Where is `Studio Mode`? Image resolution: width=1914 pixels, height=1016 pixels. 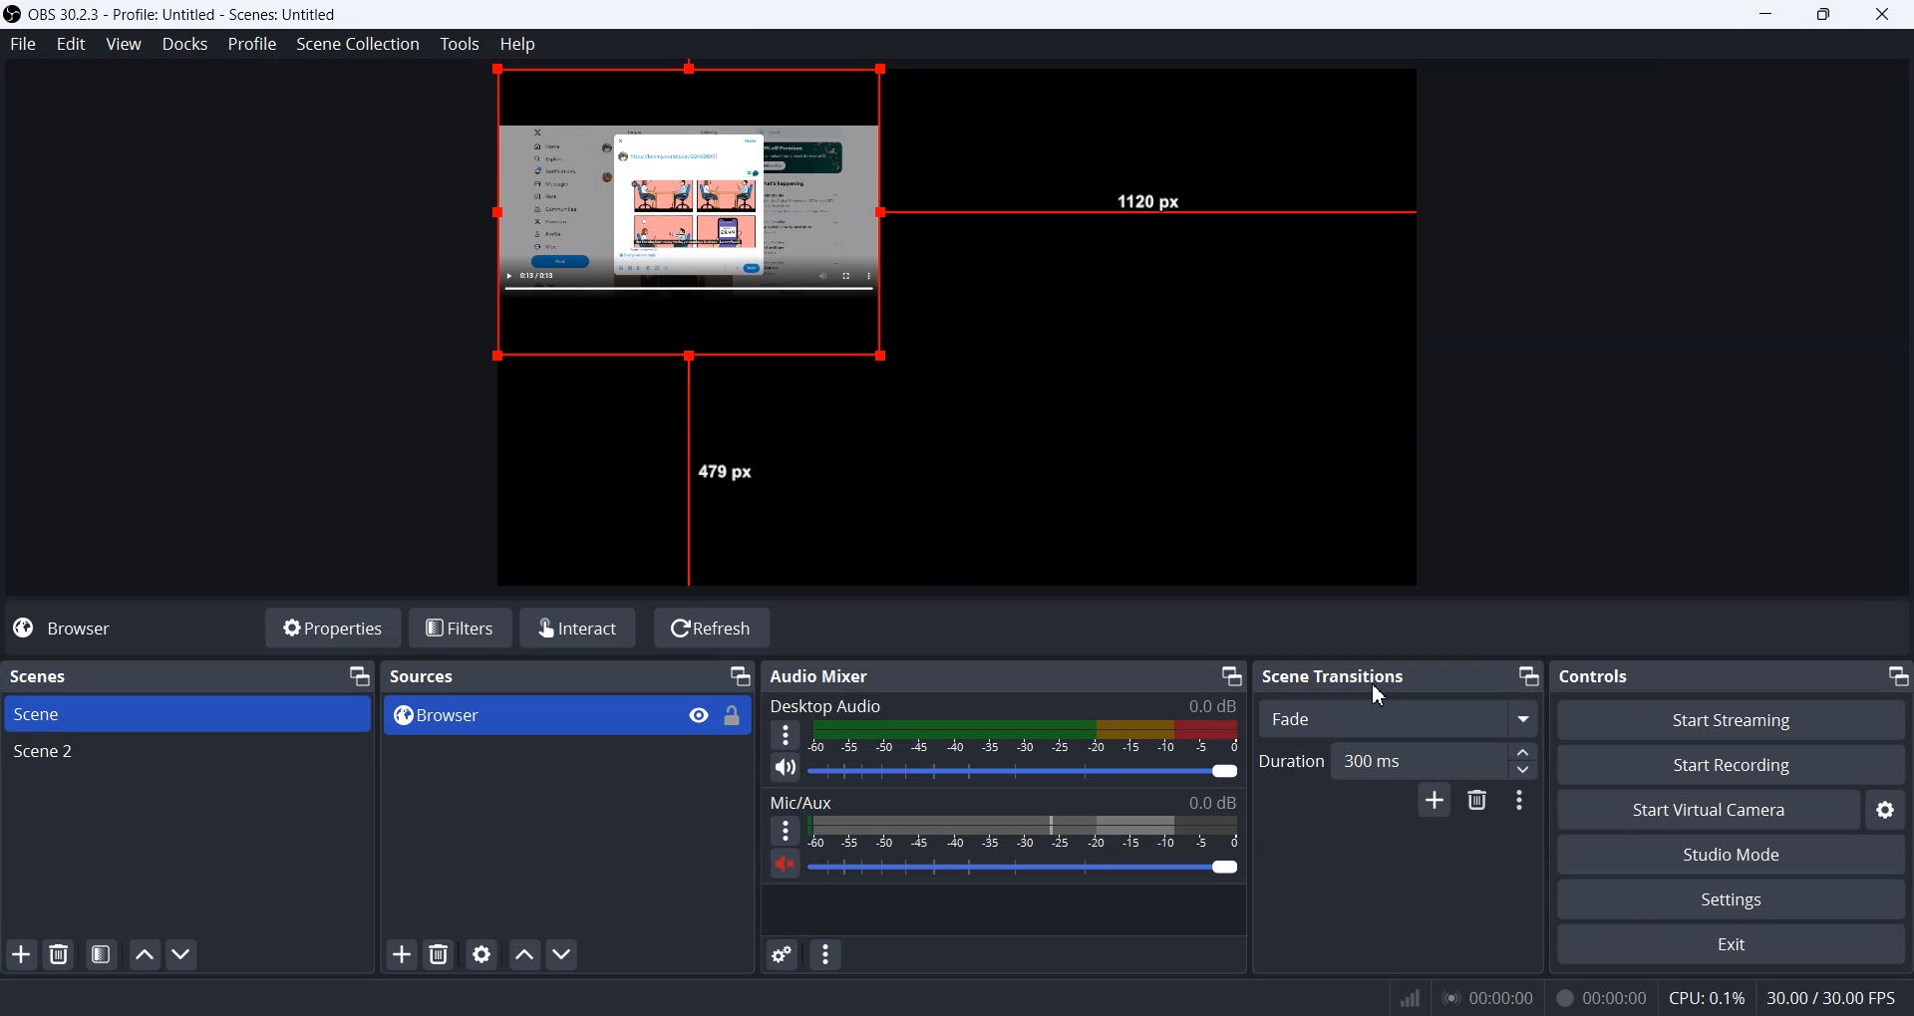
Studio Mode is located at coordinates (1735, 855).